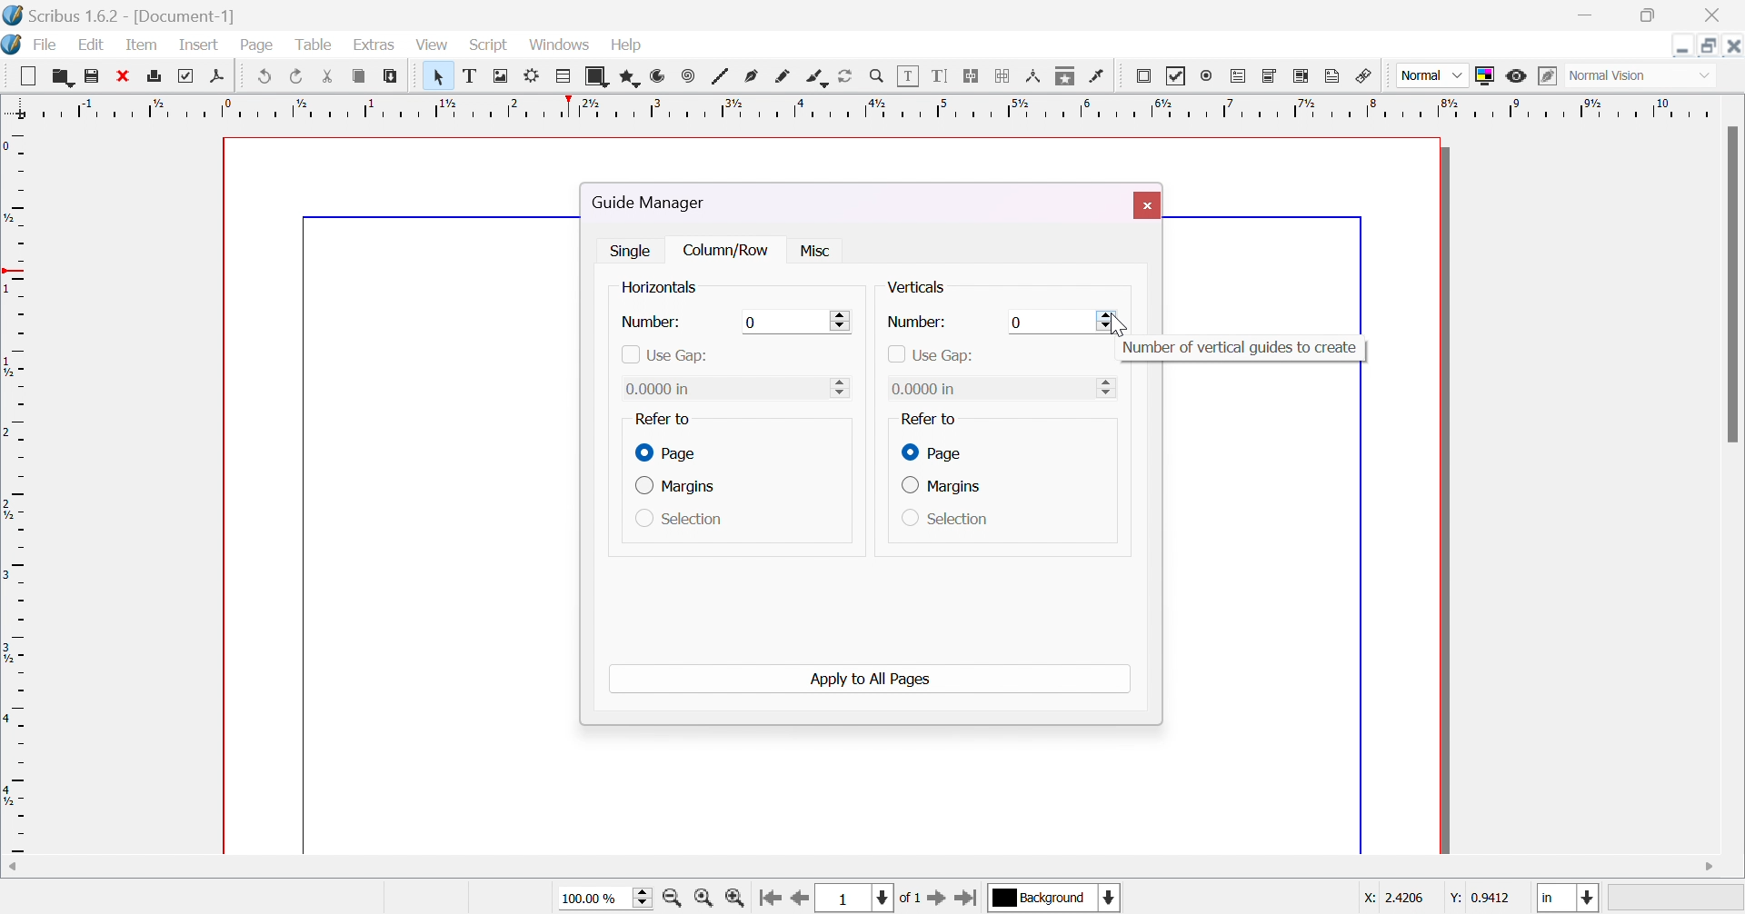 The height and width of the screenshot is (914, 1745). I want to click on scribus 1.6.2 [Document-1], so click(121, 13).